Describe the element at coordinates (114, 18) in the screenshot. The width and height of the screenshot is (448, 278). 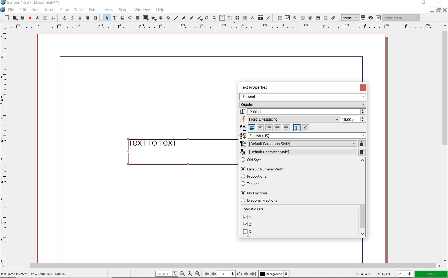
I see `text frame` at that location.